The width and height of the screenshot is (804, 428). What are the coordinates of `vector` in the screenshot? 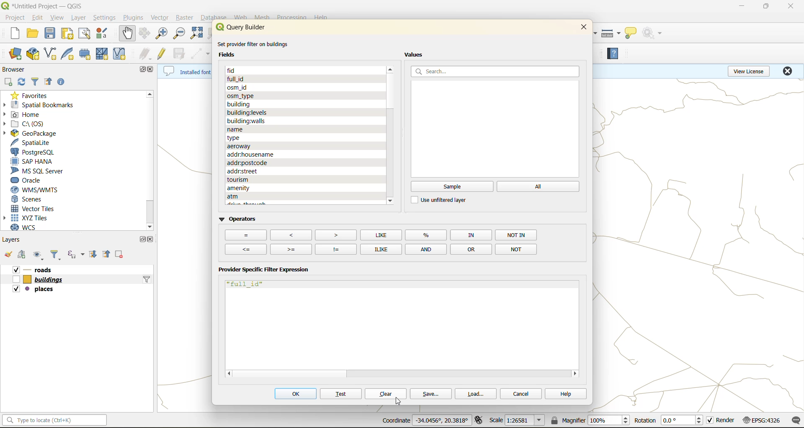 It's located at (159, 18).